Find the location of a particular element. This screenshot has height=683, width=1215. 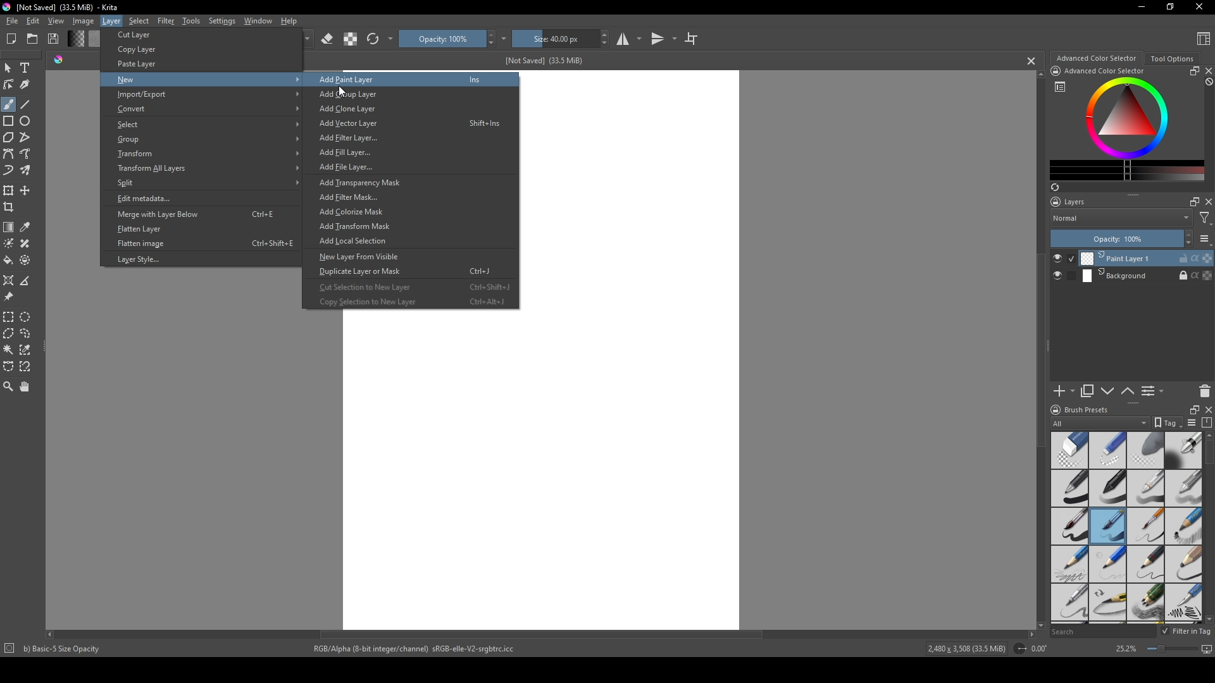

Normal is located at coordinates (1121, 218).